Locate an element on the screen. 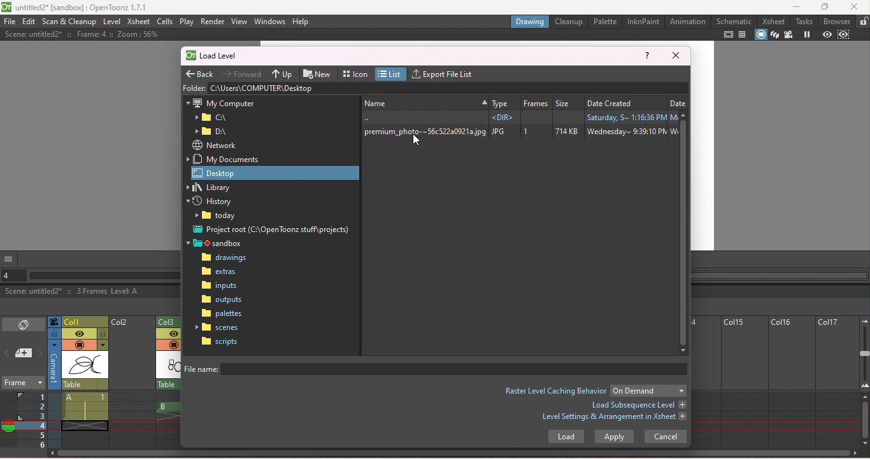 This screenshot has height=459, width=870. file name  is located at coordinates (438, 369).